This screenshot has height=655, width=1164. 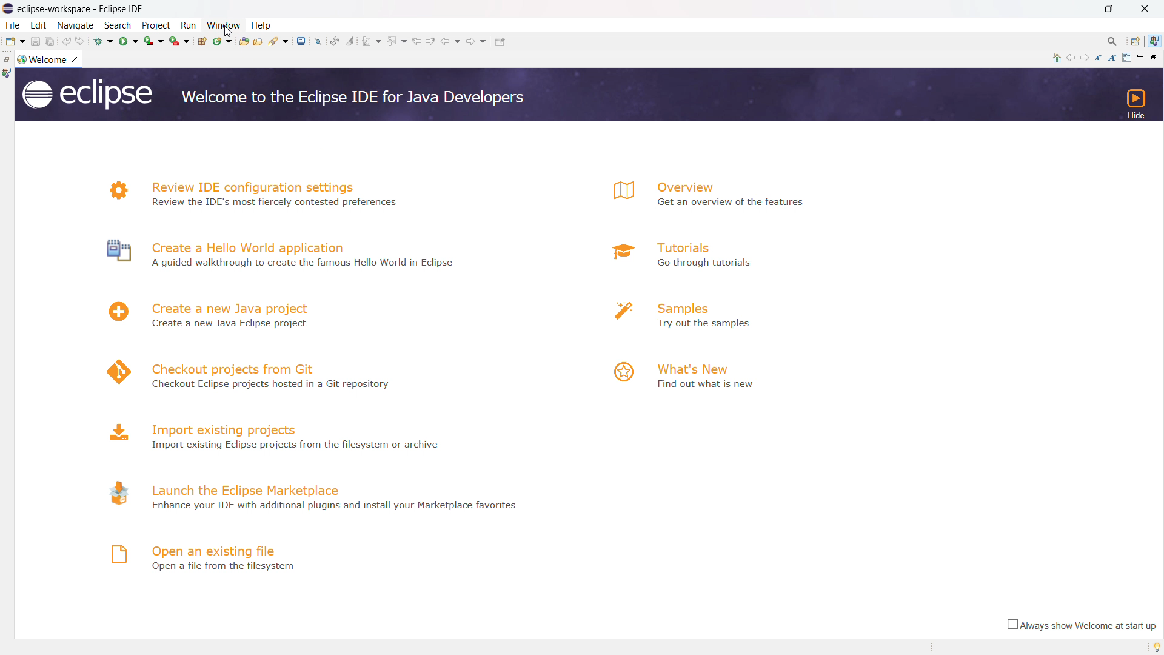 I want to click on Find out what is new, so click(x=707, y=384).